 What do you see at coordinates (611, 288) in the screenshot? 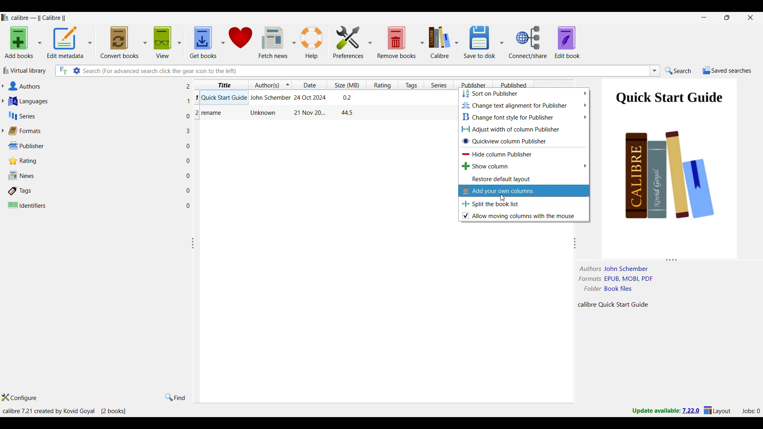
I see `Folder` at bounding box center [611, 288].